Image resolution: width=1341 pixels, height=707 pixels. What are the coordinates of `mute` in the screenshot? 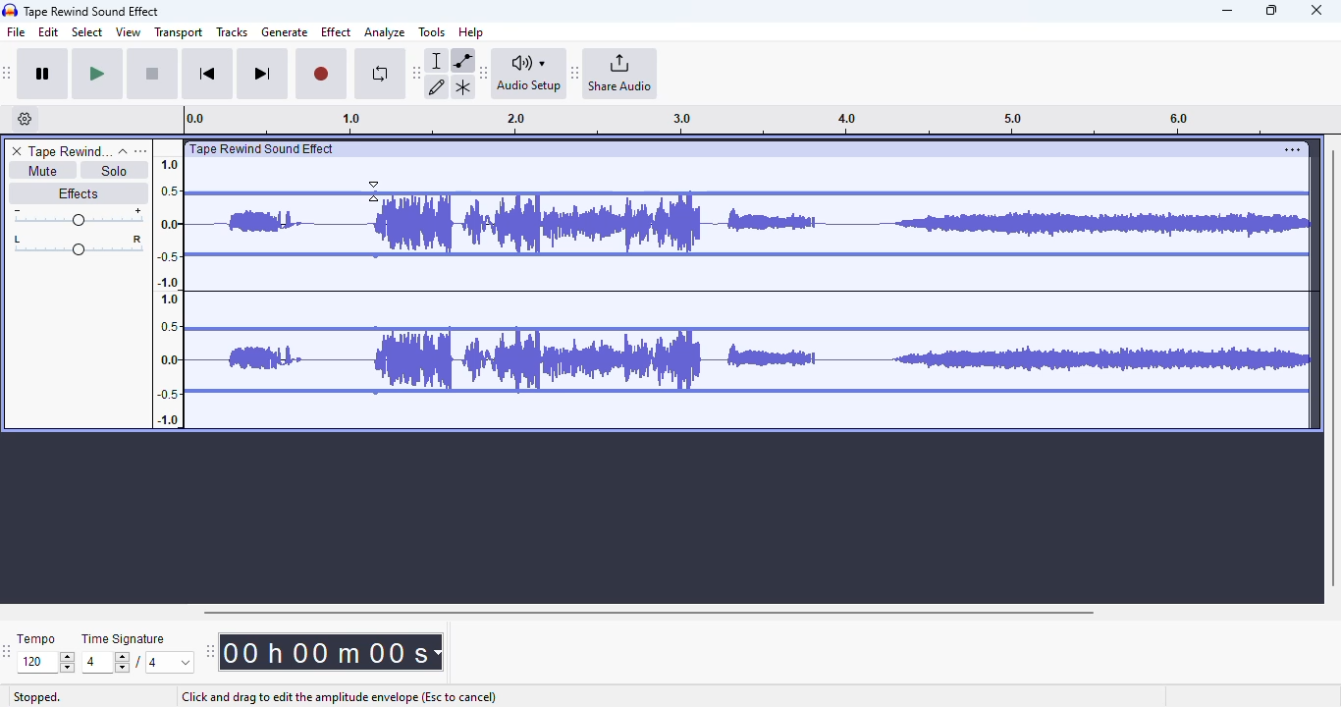 It's located at (41, 171).